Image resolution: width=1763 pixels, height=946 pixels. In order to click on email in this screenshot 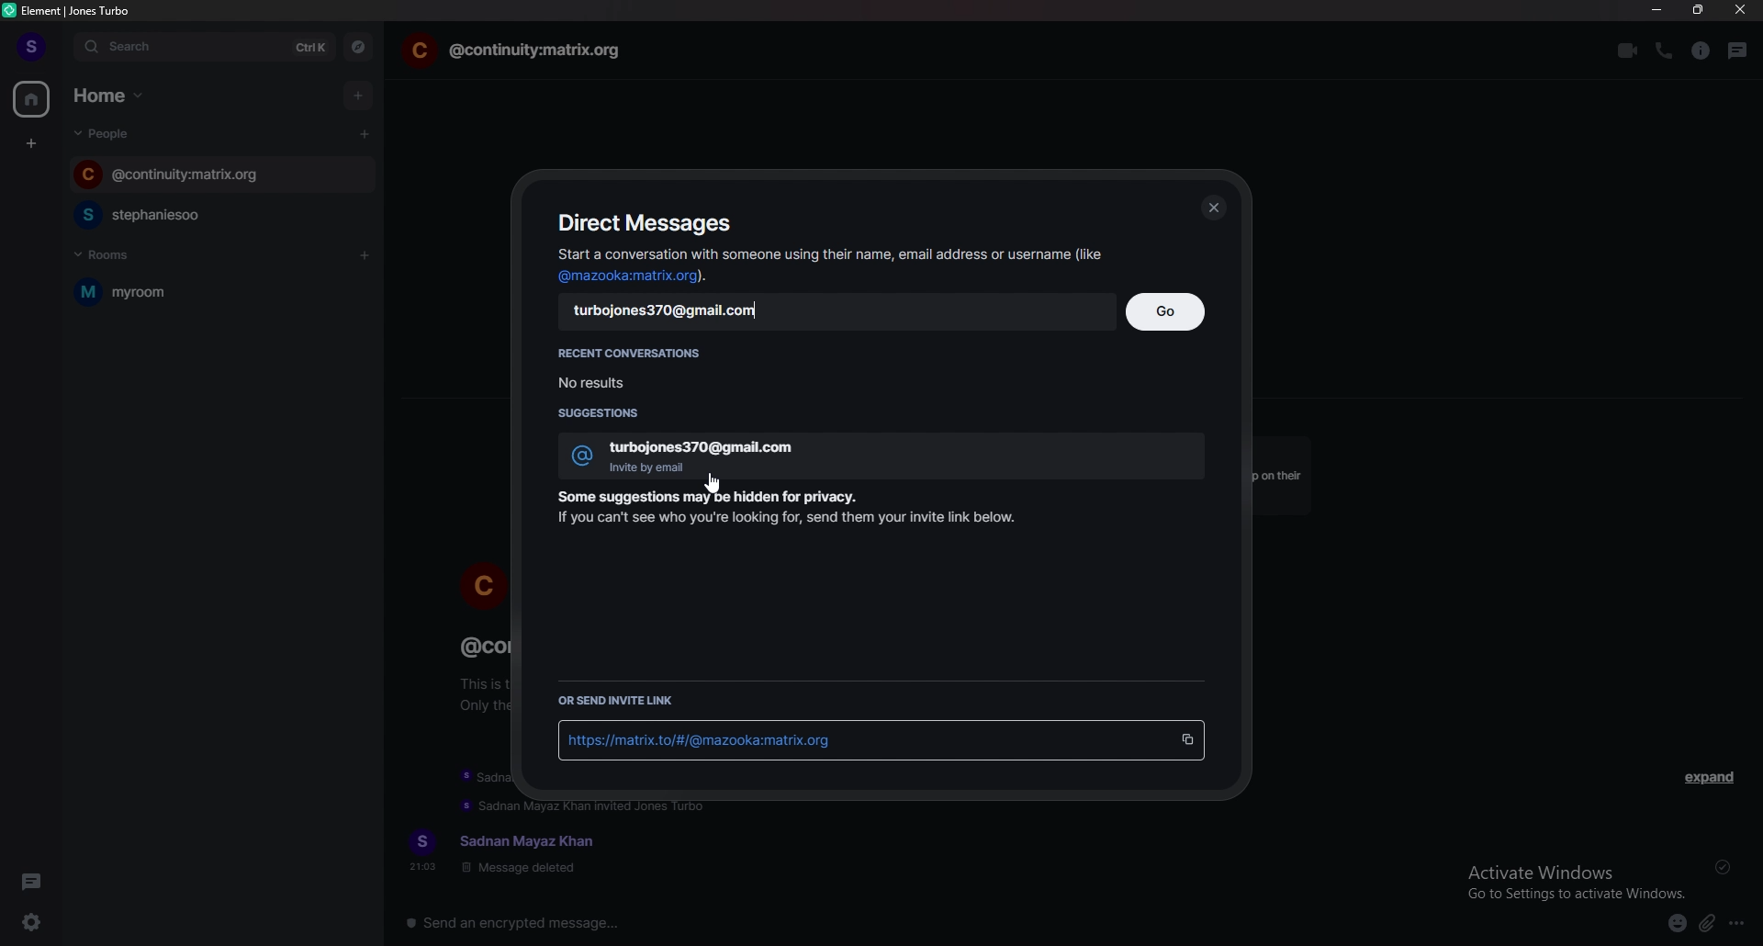, I will do `click(676, 312)`.